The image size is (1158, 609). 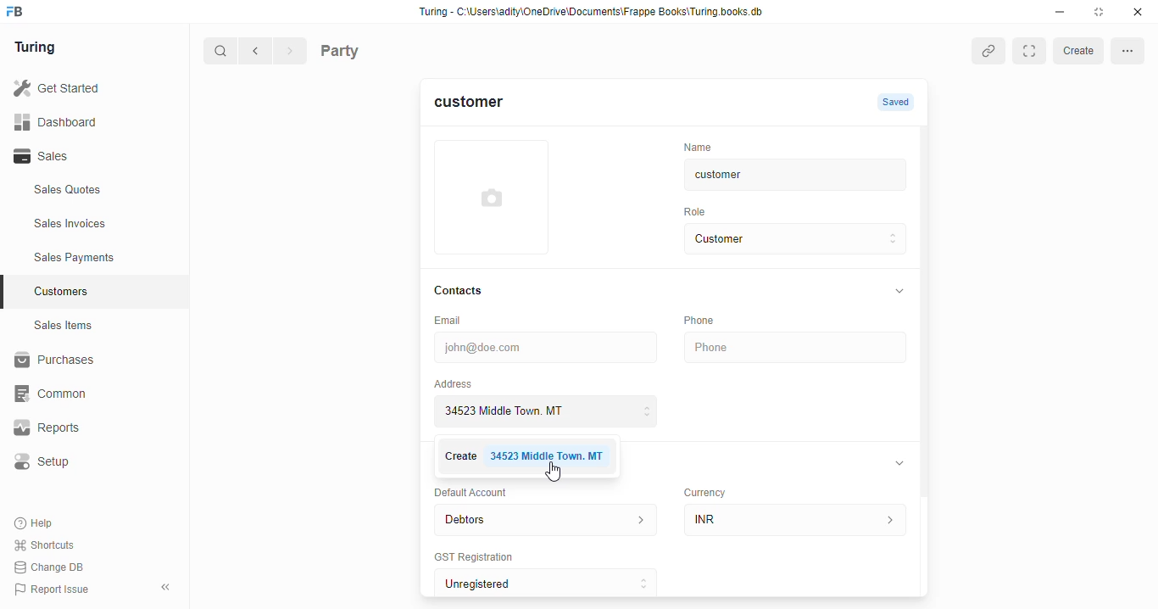 What do you see at coordinates (19, 13) in the screenshot?
I see `frappebooks logo` at bounding box center [19, 13].